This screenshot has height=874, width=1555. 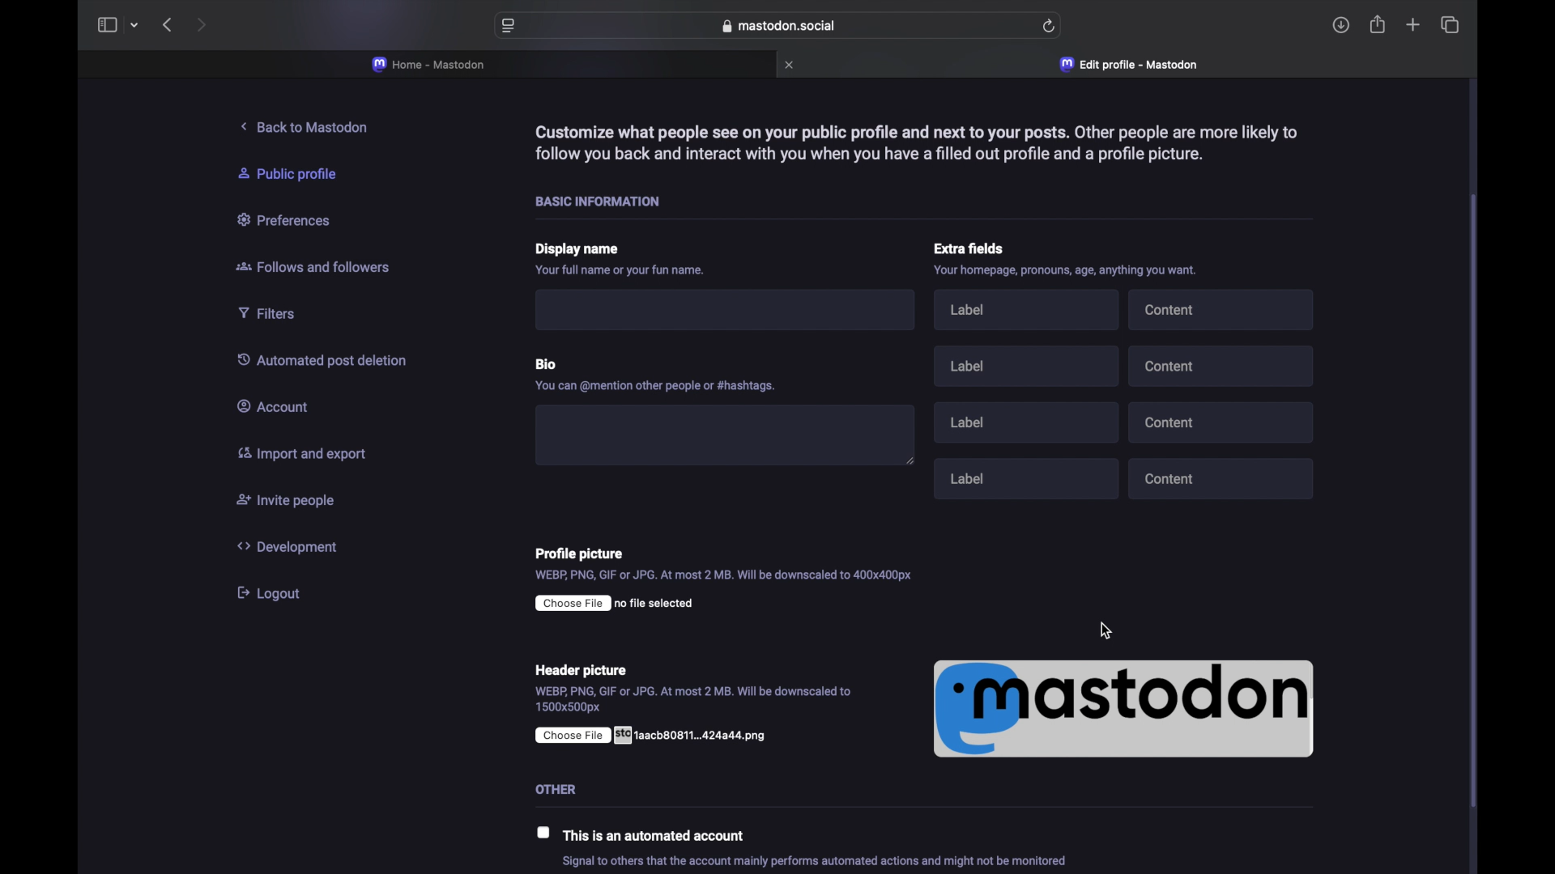 I want to click on next, so click(x=201, y=24).